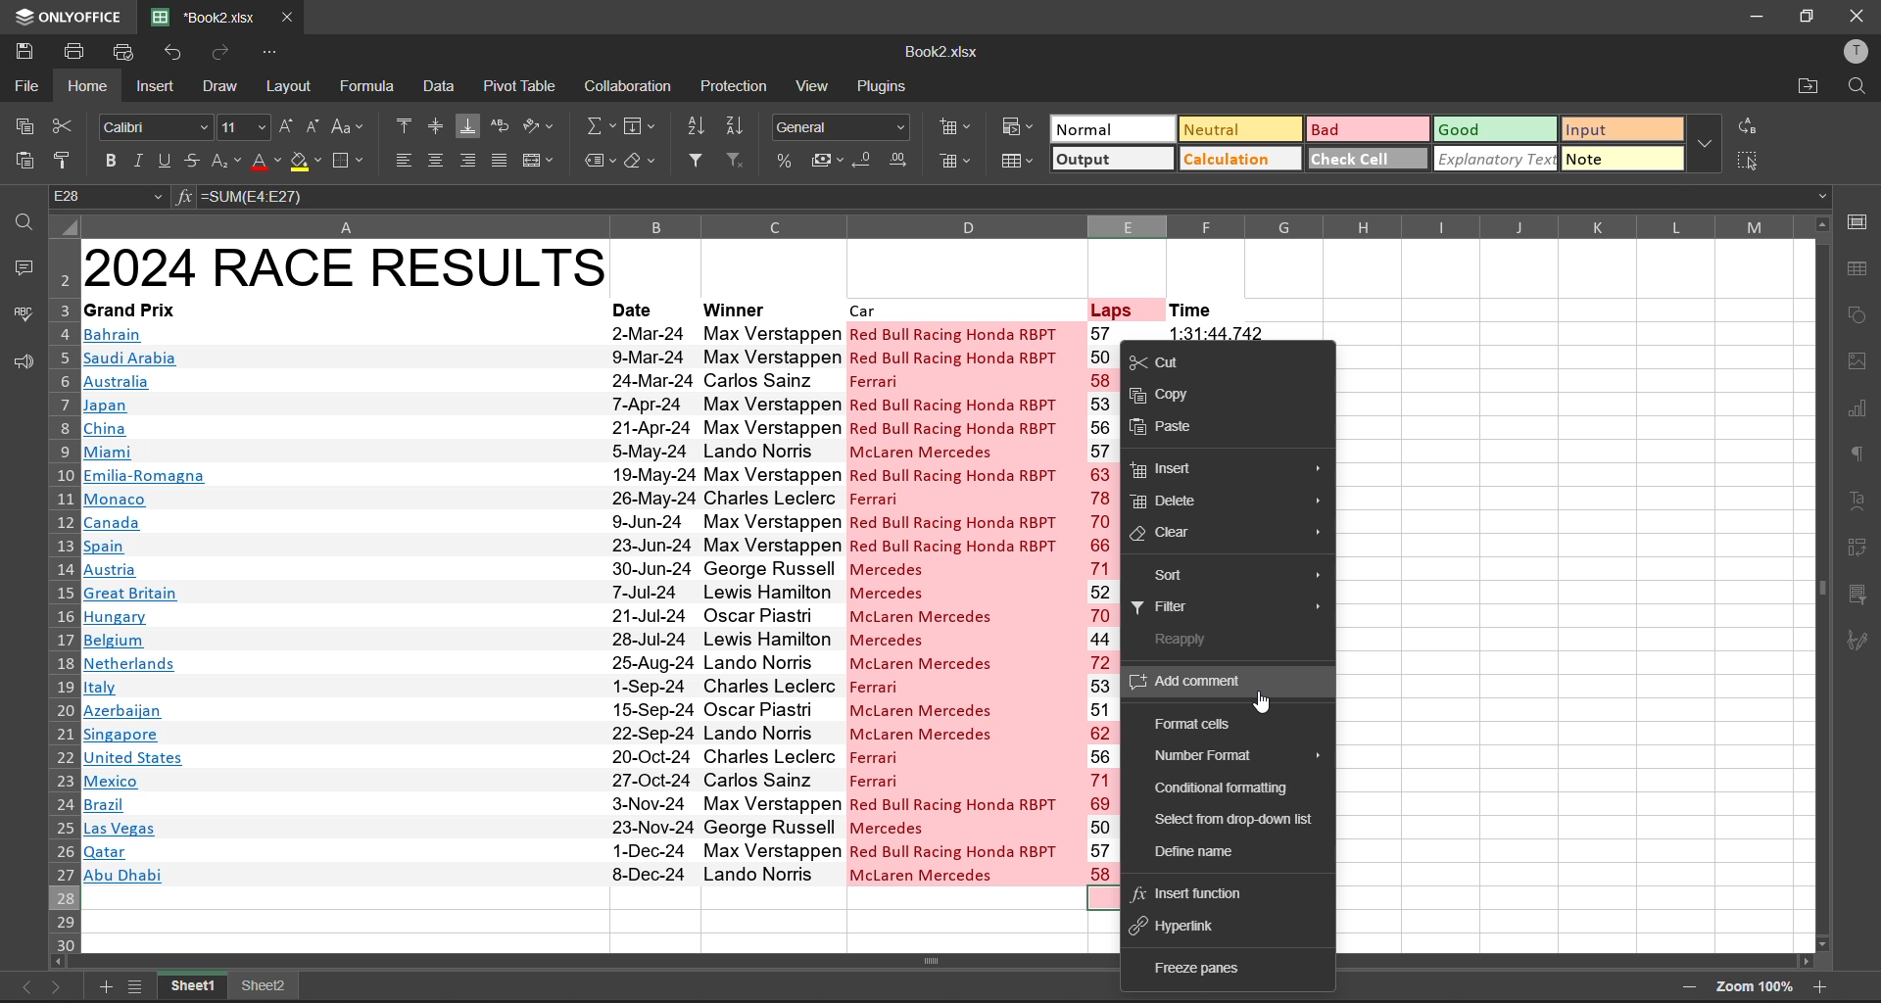 The width and height of the screenshot is (1881, 1003). Describe the element at coordinates (1225, 471) in the screenshot. I see `insert` at that location.